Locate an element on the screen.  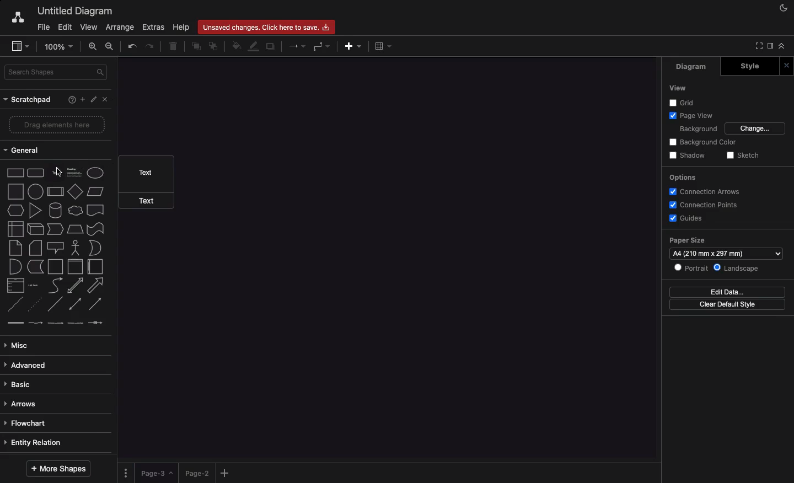
list is located at coordinates (16, 285).